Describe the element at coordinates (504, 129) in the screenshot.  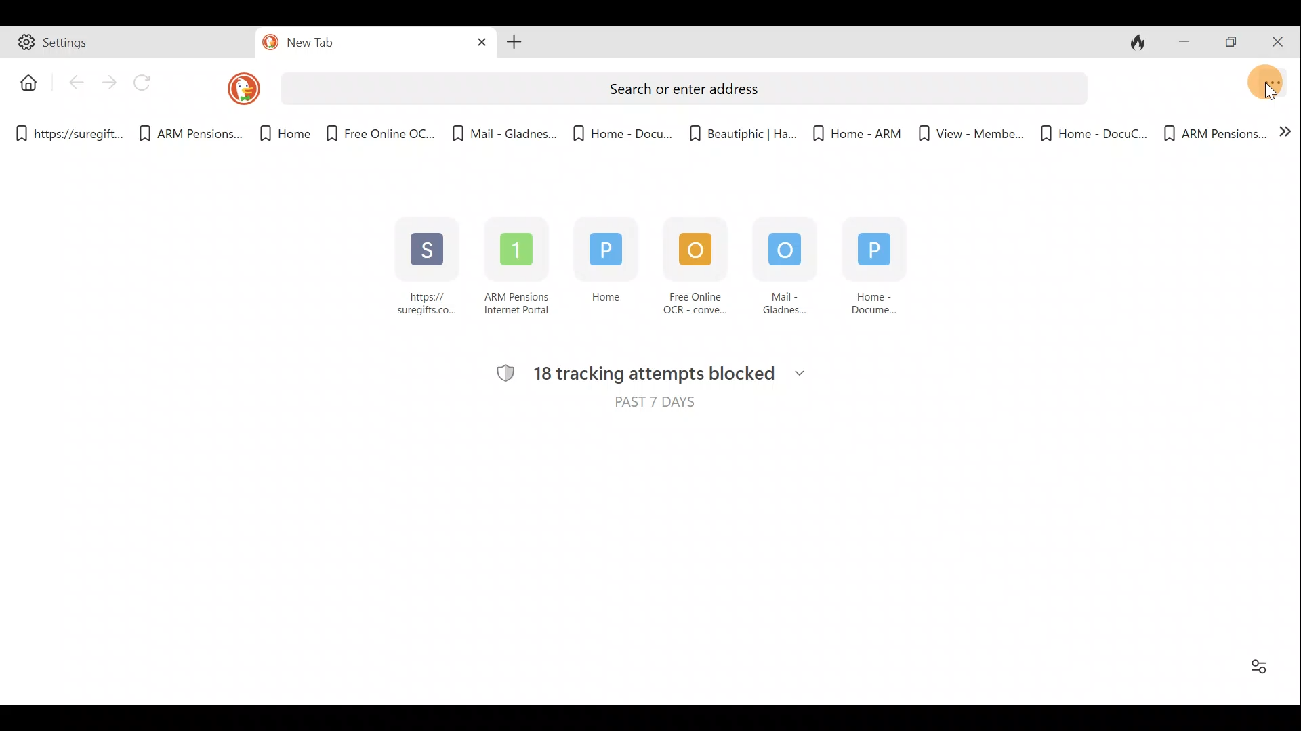
I see `Mail - Gladnes...` at that location.